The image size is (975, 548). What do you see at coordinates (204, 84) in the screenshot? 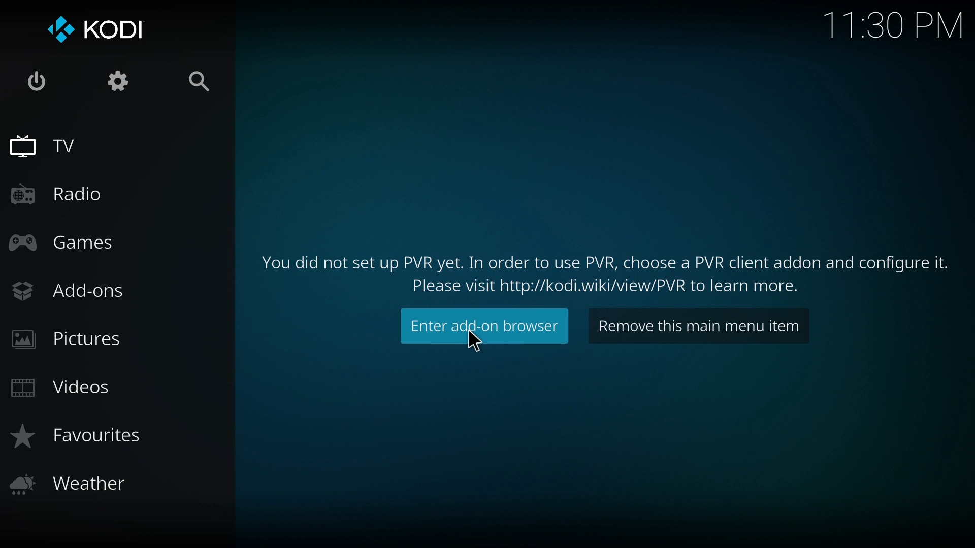
I see `search` at bounding box center [204, 84].